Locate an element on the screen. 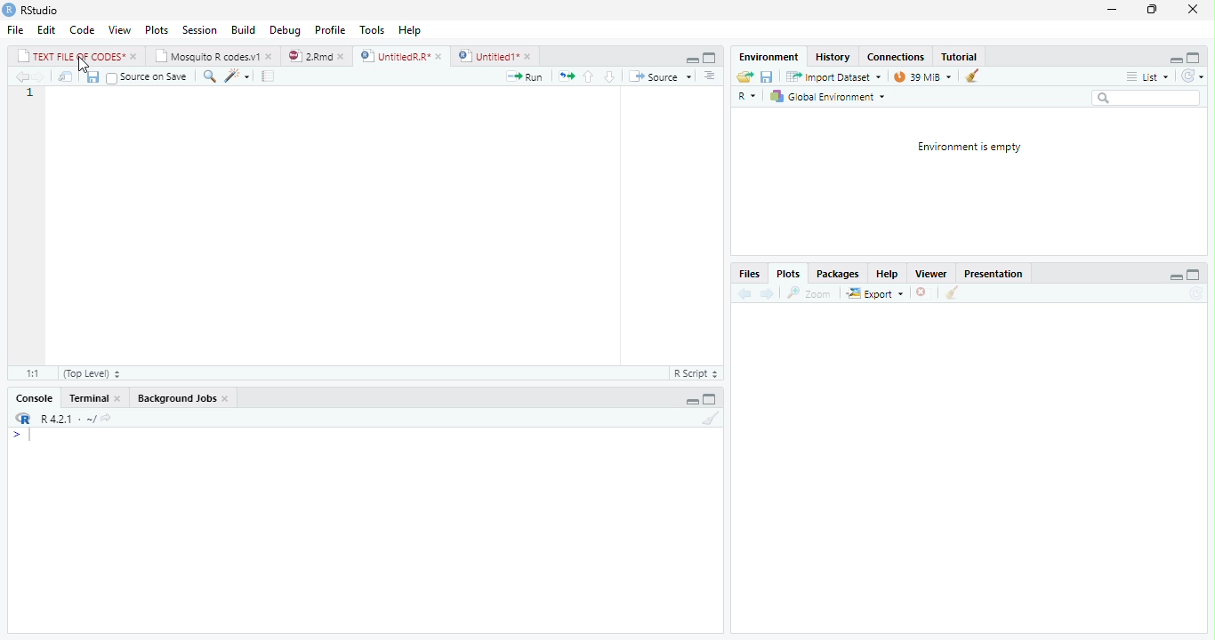  List is located at coordinates (1147, 76).